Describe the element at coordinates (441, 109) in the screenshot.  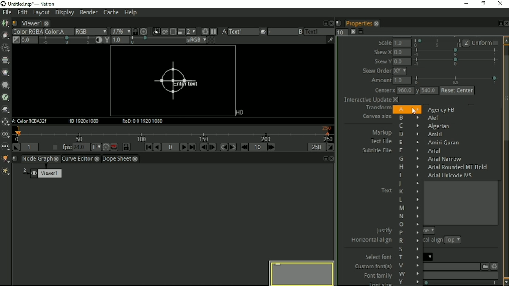
I see `Agency FB` at that location.